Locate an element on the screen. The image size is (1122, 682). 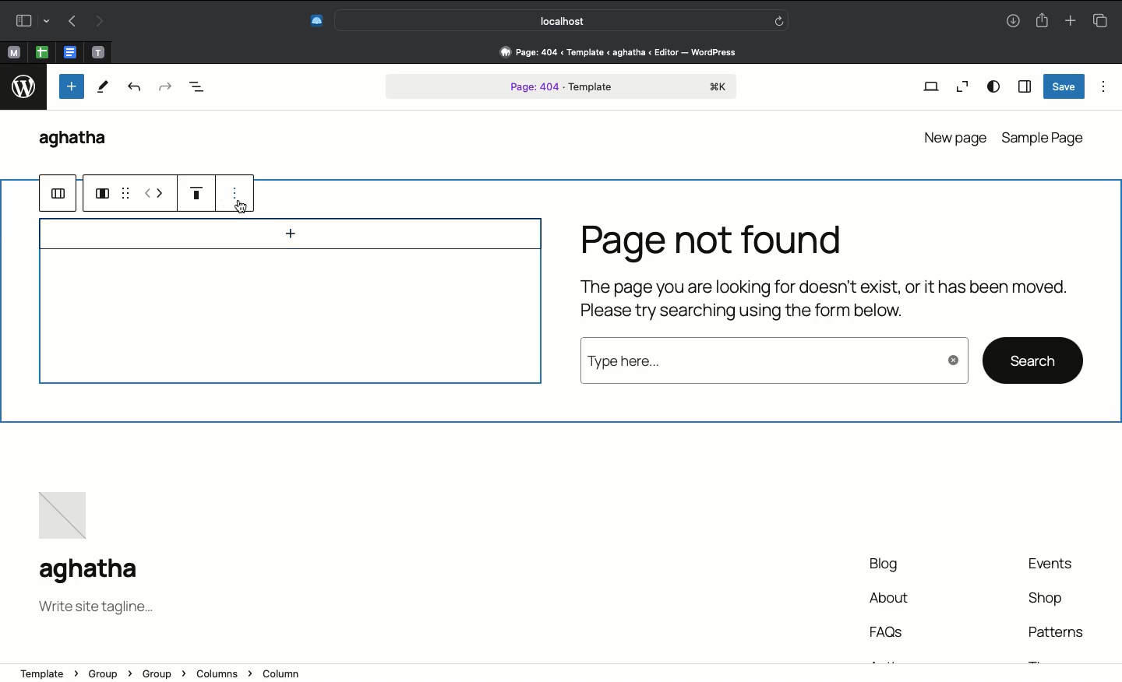
Zoom out is located at coordinates (960, 87).